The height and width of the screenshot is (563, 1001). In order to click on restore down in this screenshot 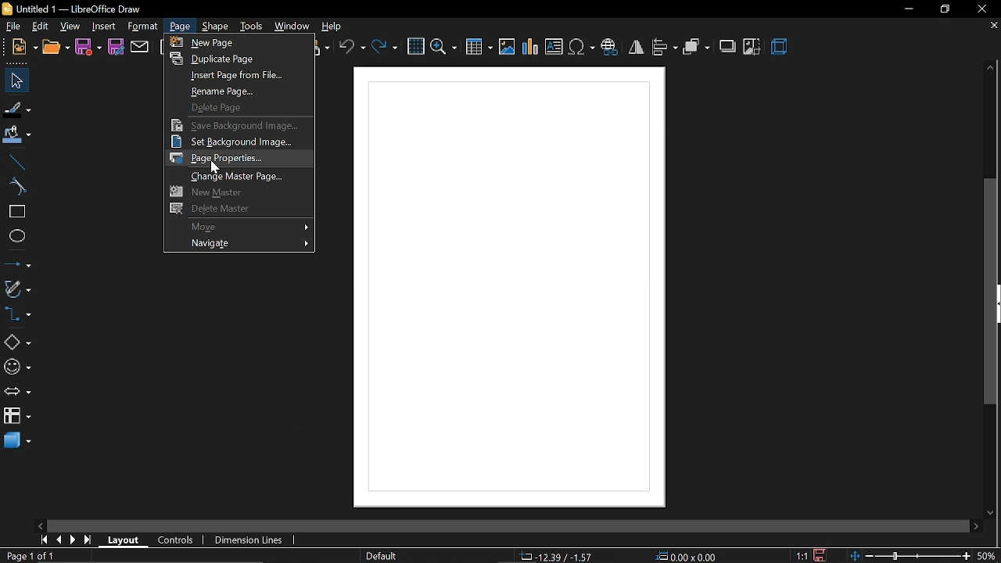, I will do `click(942, 9)`.